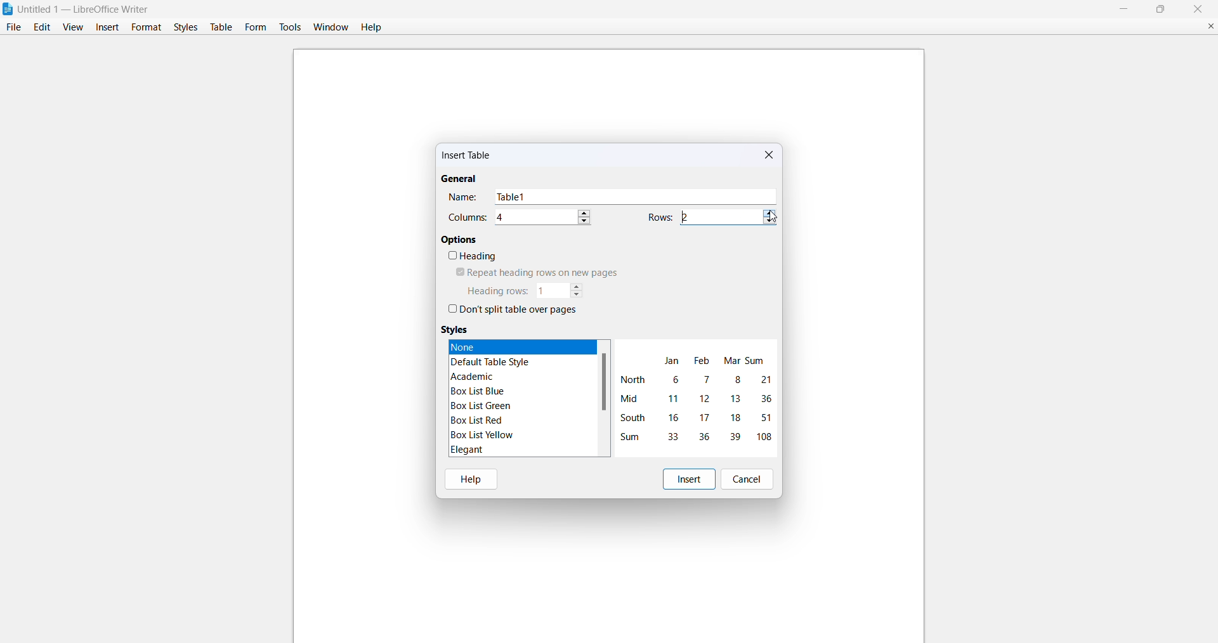  I want to click on minimize, so click(1120, 8).